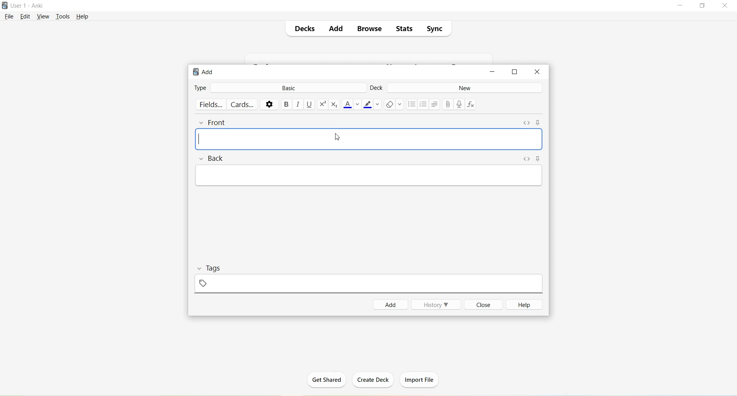 The width and height of the screenshot is (737, 396). I want to click on Close, so click(537, 72).